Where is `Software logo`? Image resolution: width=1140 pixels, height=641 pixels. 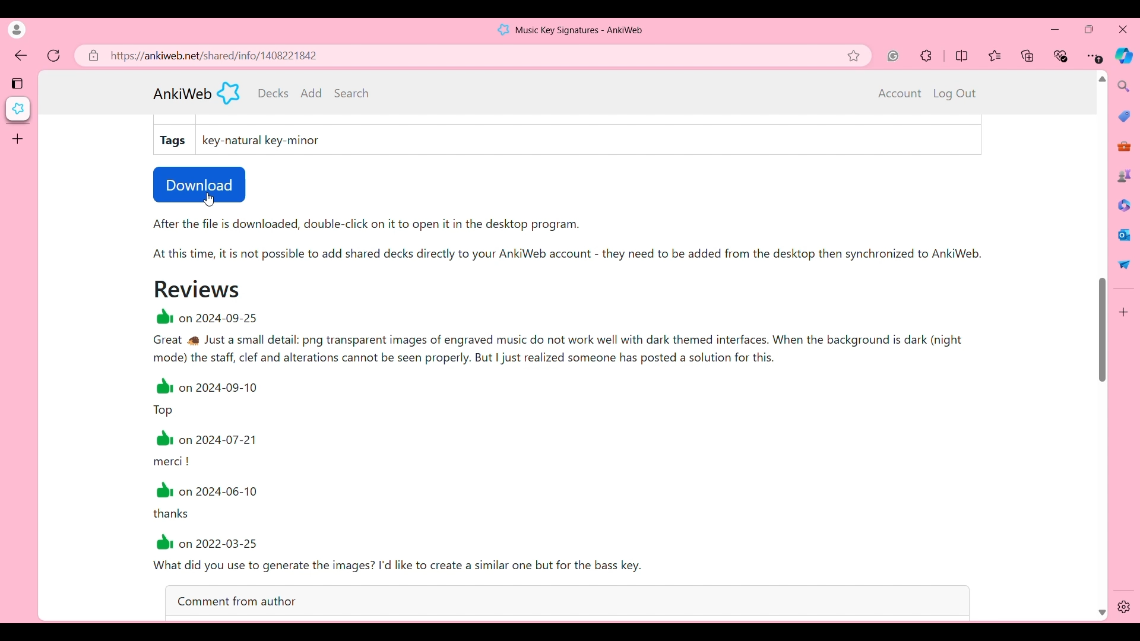 Software logo is located at coordinates (229, 93).